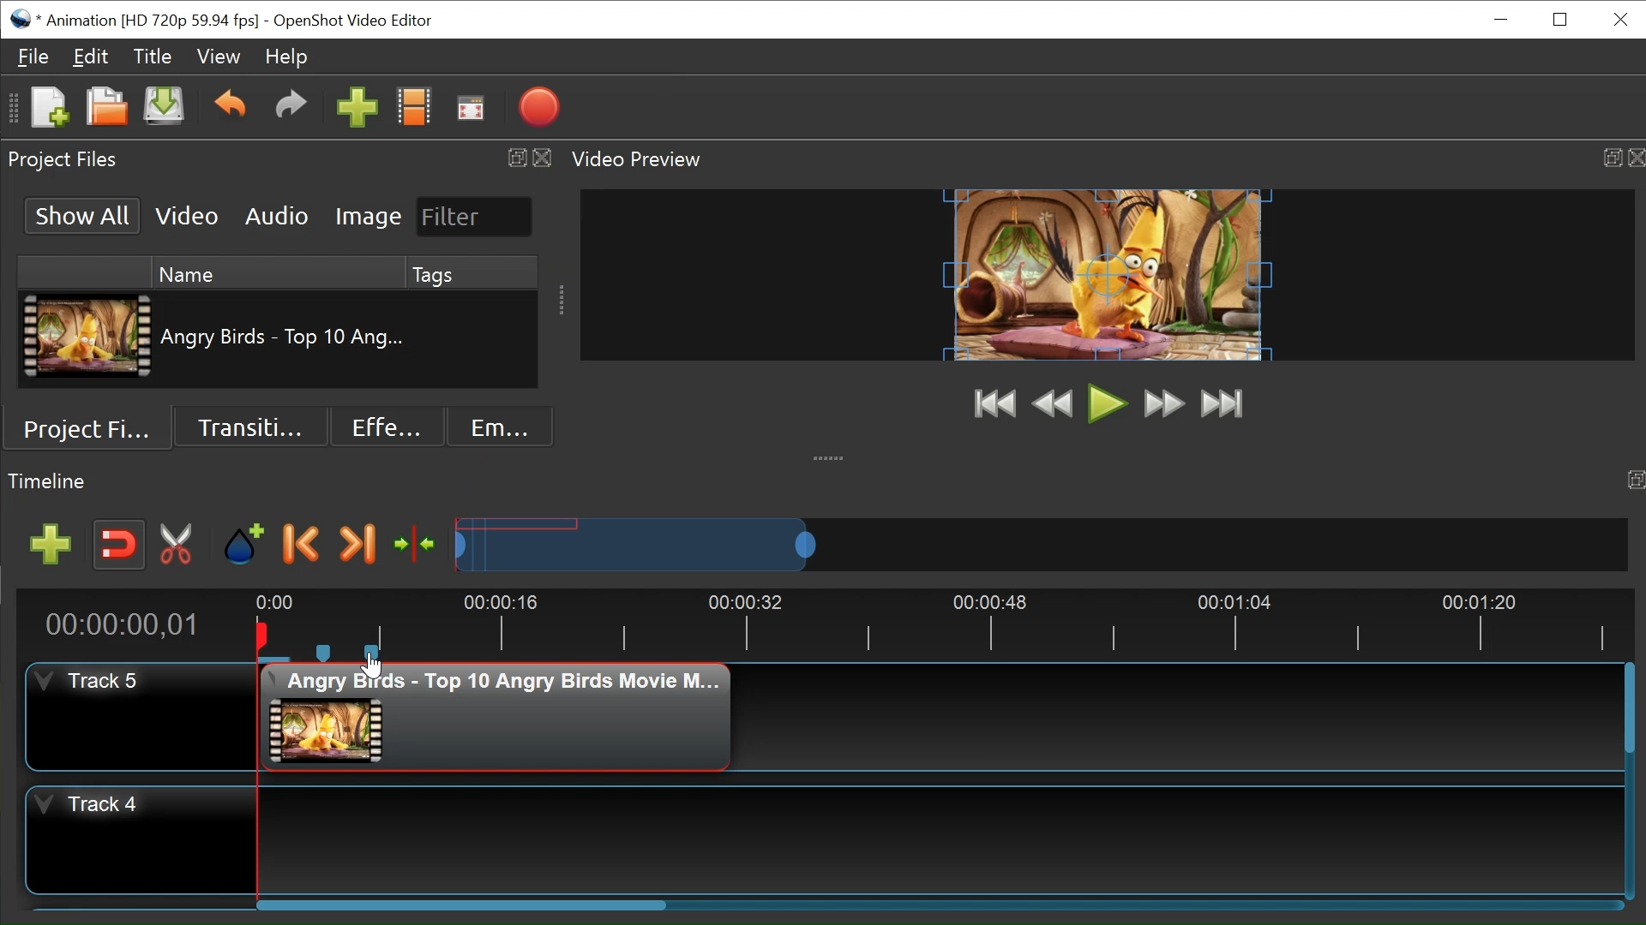 The height and width of the screenshot is (925, 1646). I want to click on Show All, so click(81, 216).